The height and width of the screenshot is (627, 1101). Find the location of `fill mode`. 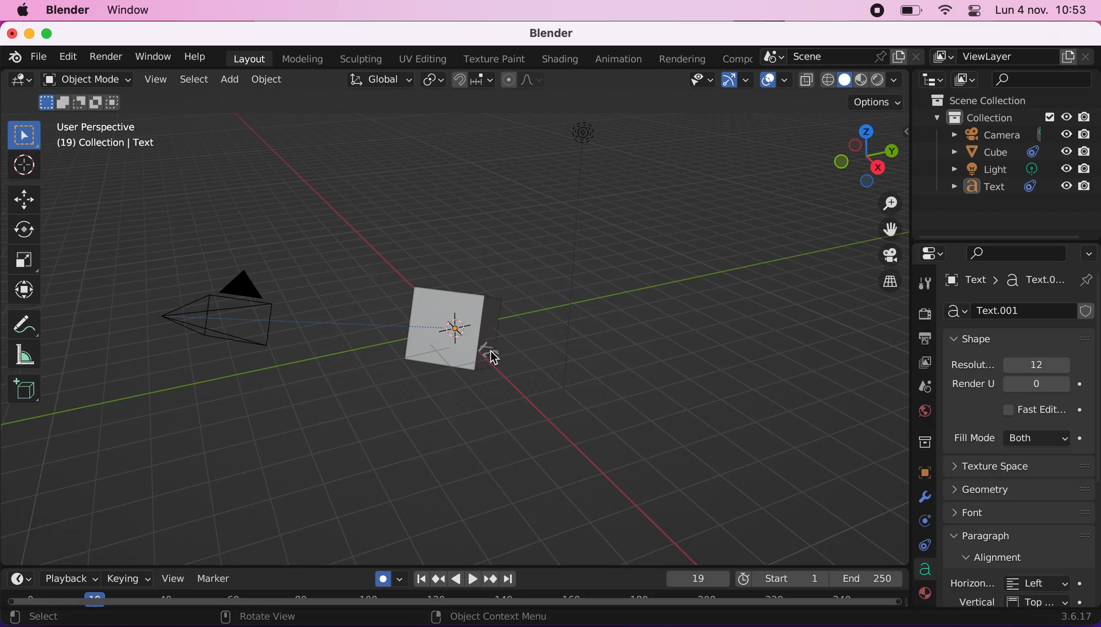

fill mode is located at coordinates (1020, 439).